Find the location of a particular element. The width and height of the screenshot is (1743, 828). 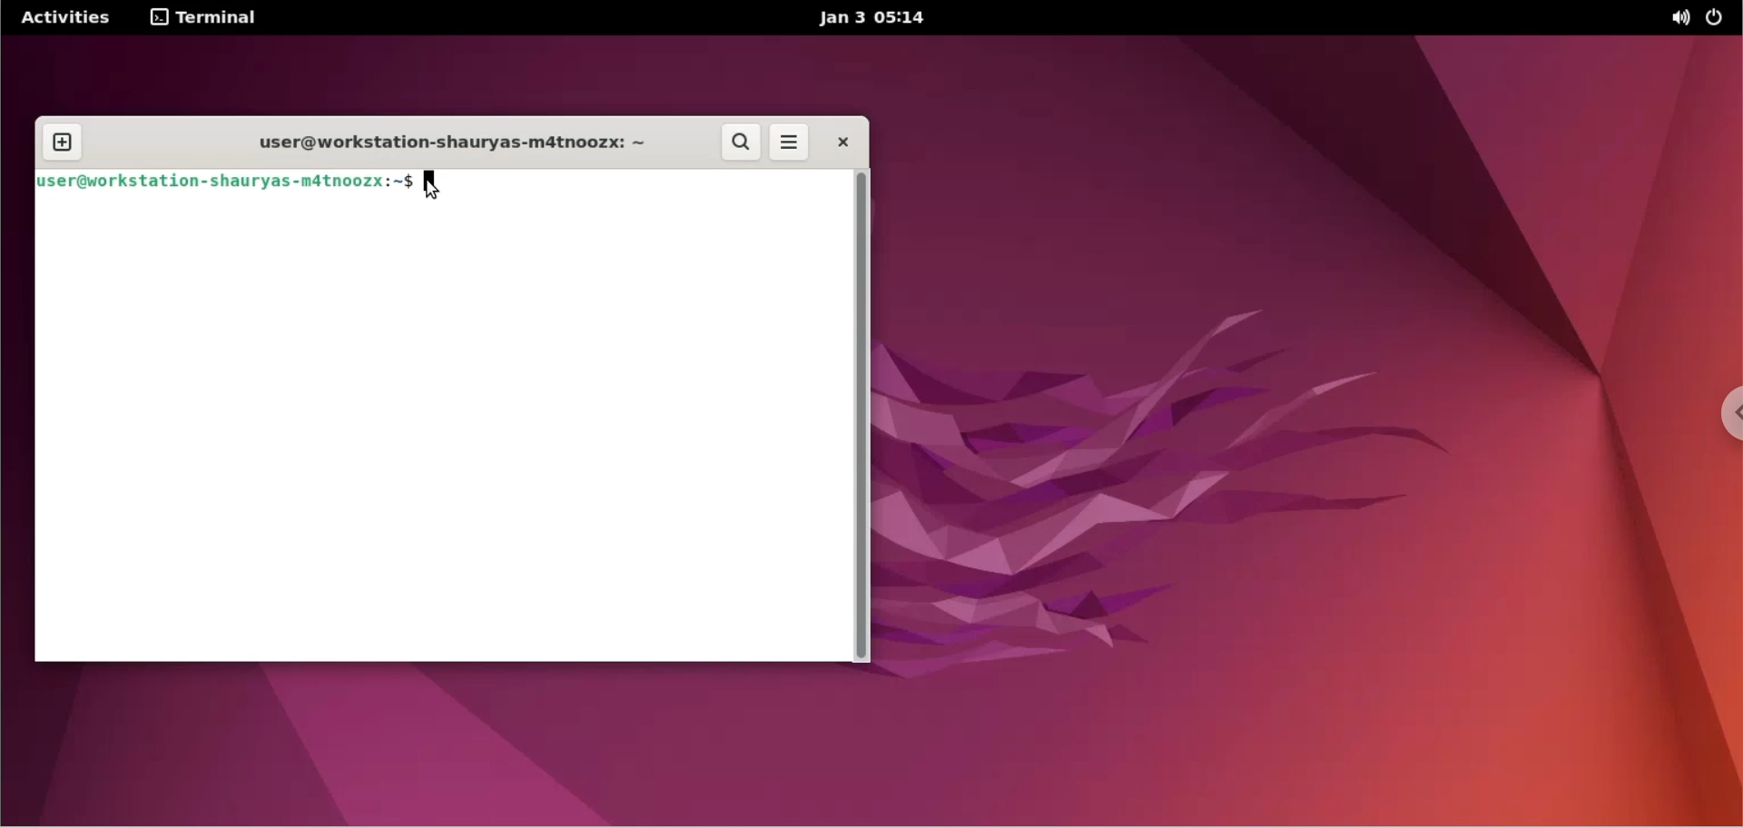

user@workstation-shauryas-m4tnoozx: ~ $ is located at coordinates (225, 183).